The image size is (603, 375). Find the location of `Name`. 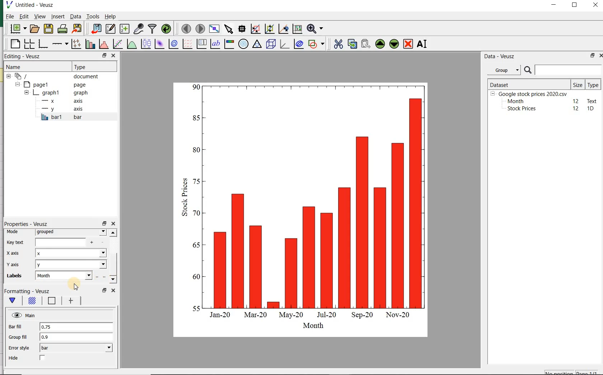

Name is located at coordinates (18, 67).